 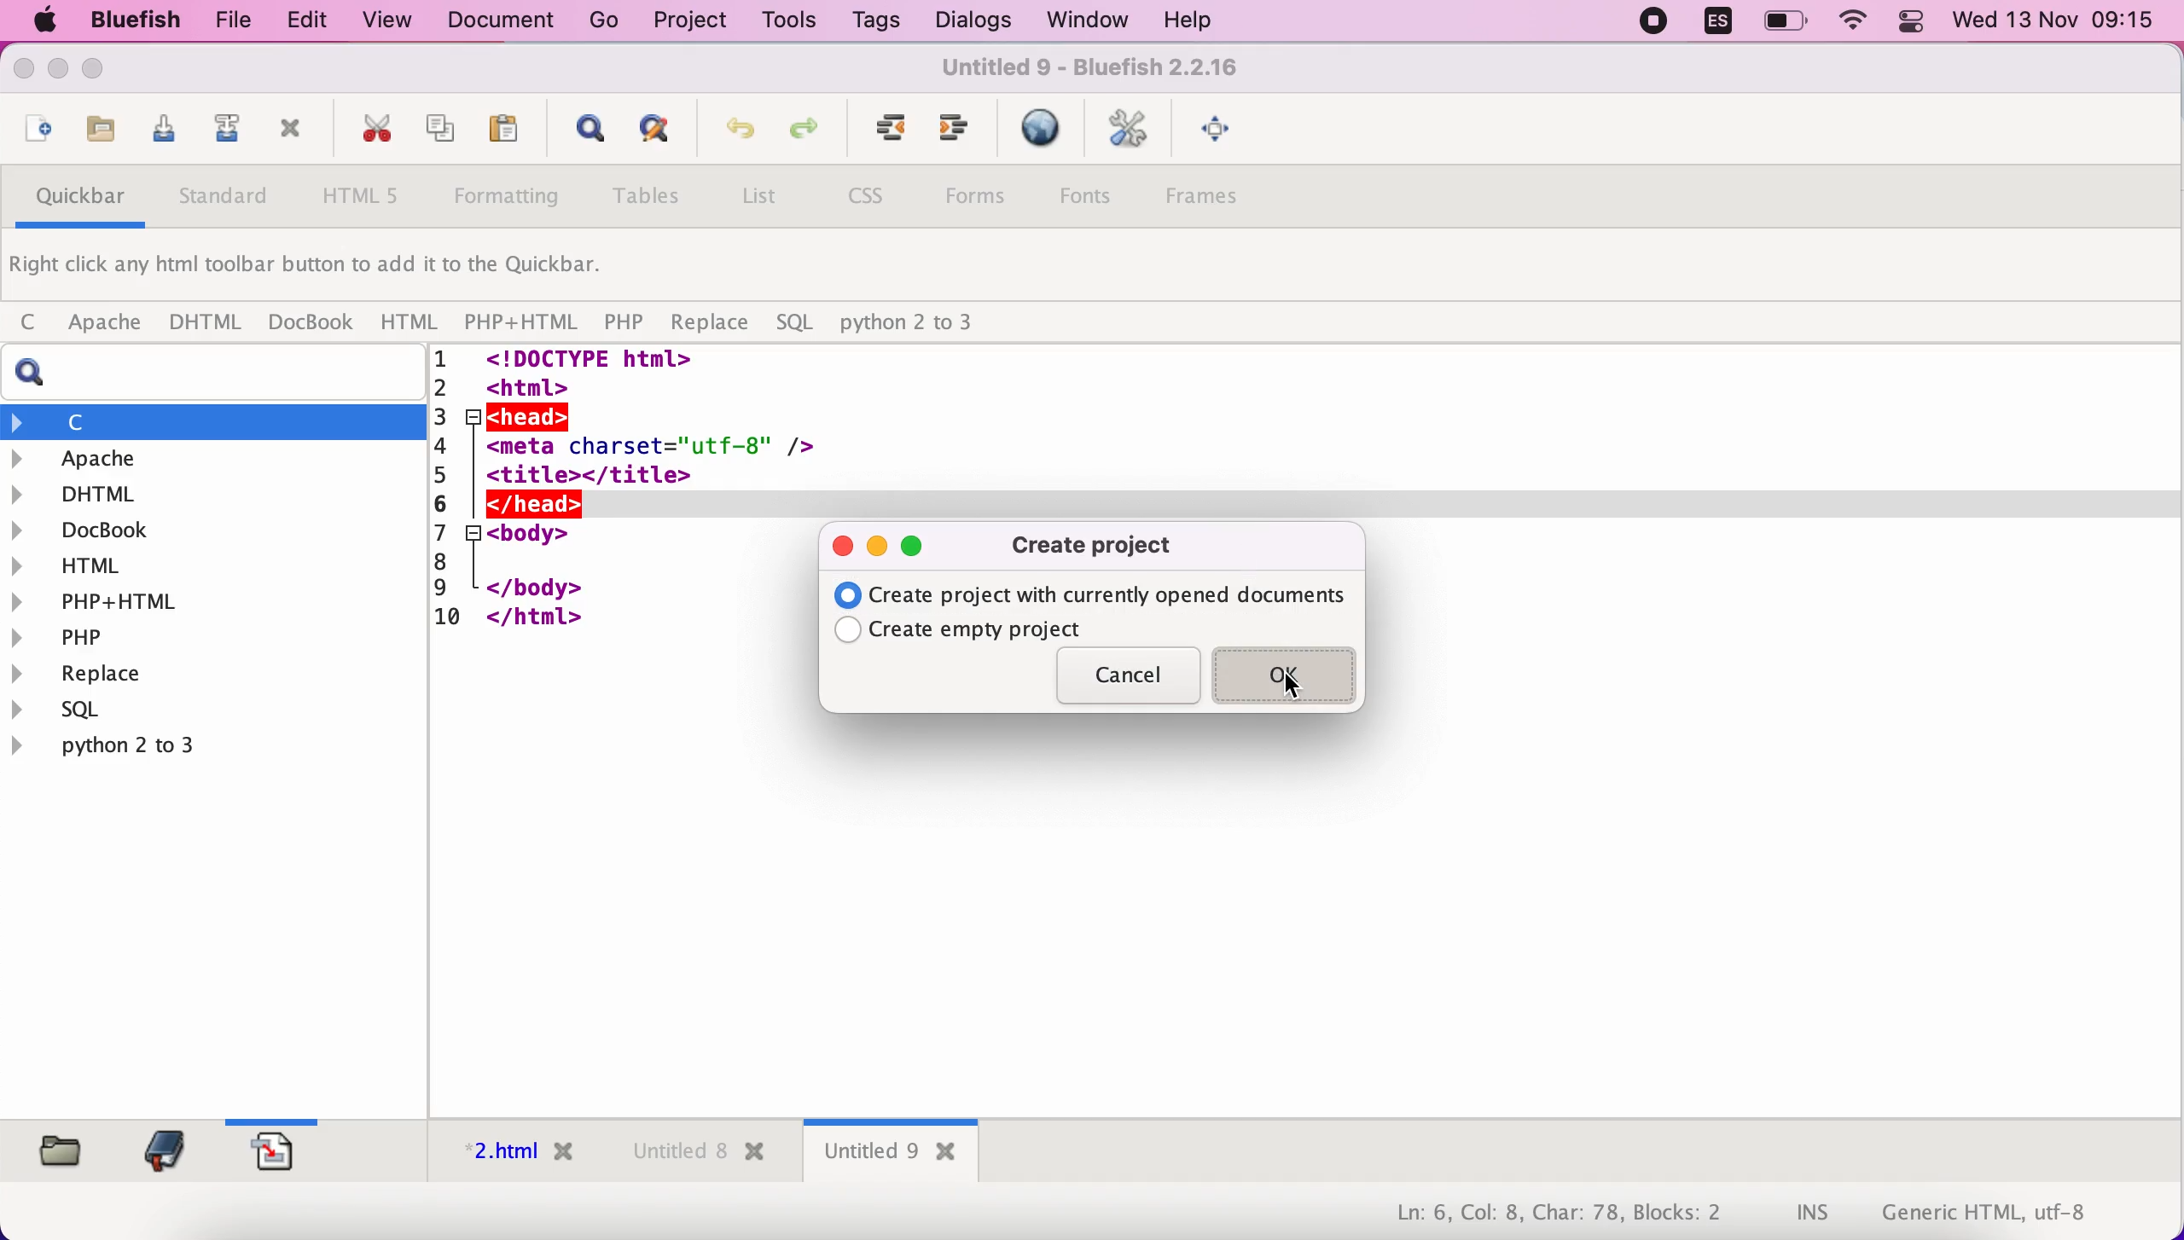 I want to click on dialogs, so click(x=967, y=20).